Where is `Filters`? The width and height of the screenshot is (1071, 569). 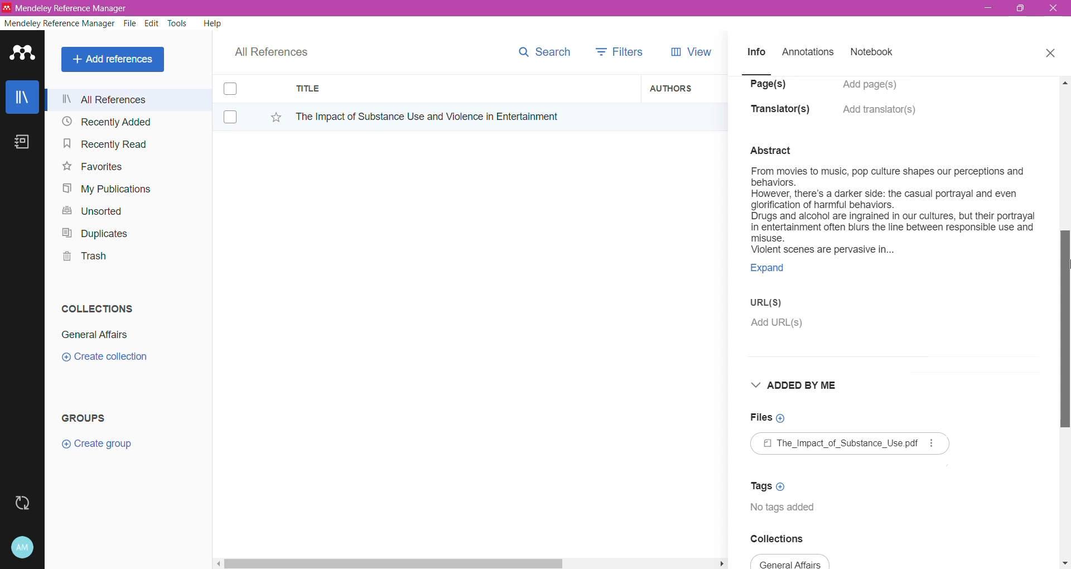
Filters is located at coordinates (623, 51).